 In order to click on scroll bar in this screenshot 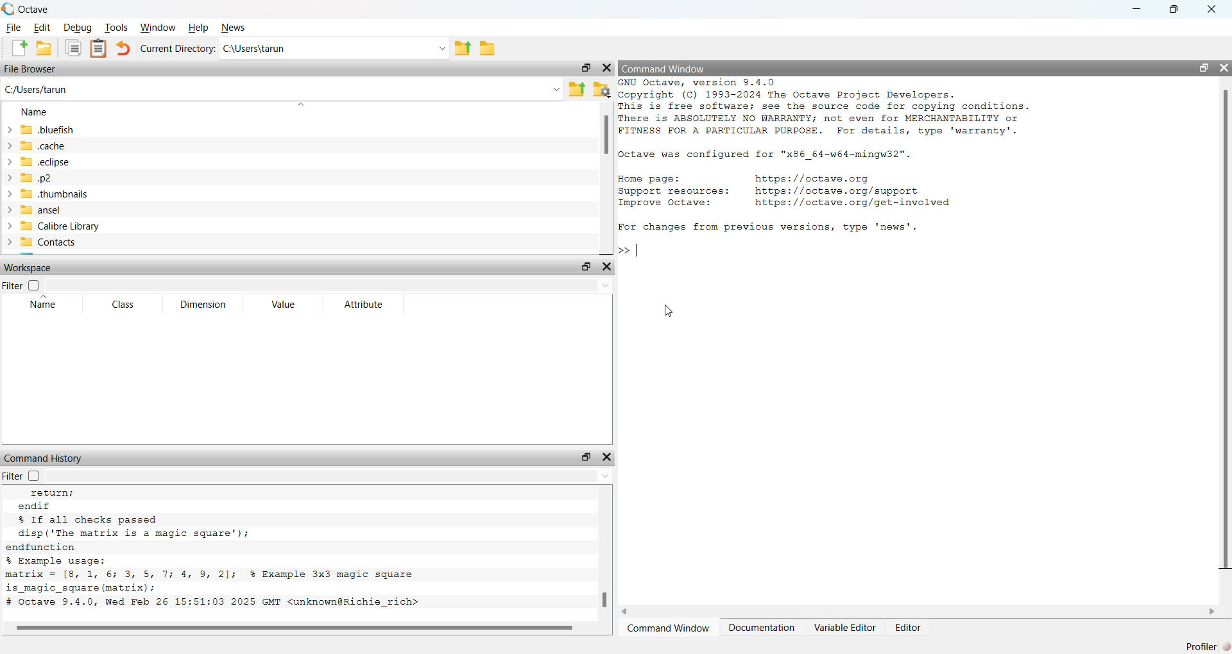, I will do `click(605, 599)`.